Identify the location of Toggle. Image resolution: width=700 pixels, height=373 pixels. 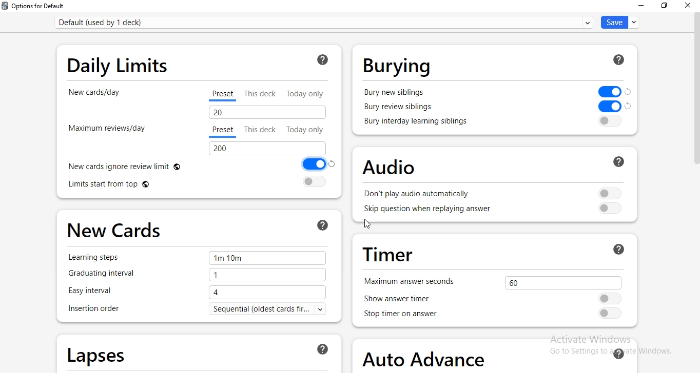
(308, 164).